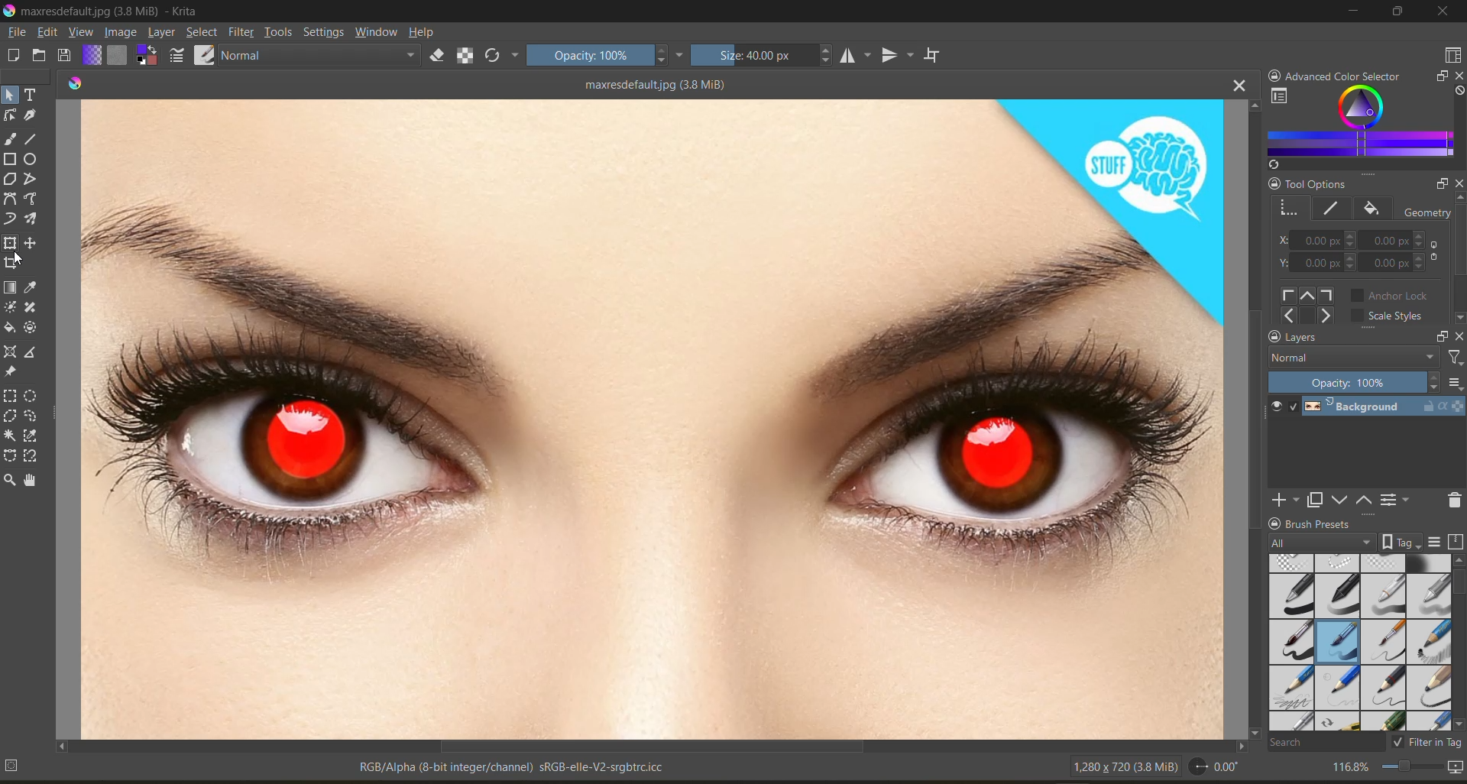 This screenshot has height=784, width=1467. I want to click on tool, so click(32, 139).